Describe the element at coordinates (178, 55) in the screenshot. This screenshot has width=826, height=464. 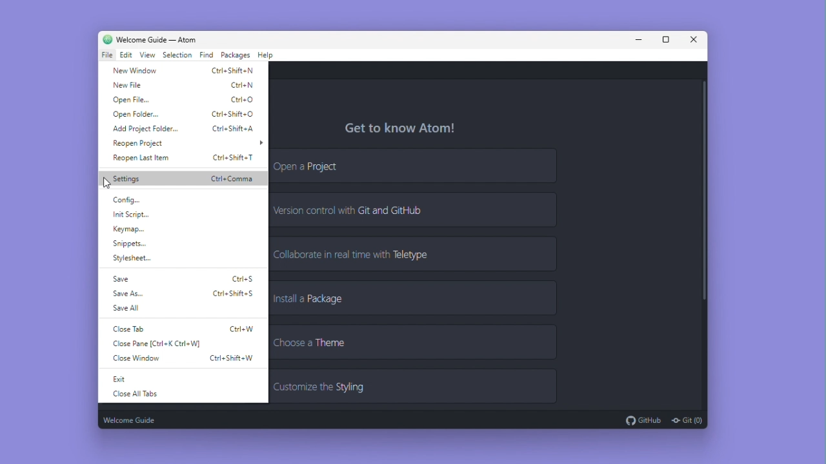
I see `Selection` at that location.